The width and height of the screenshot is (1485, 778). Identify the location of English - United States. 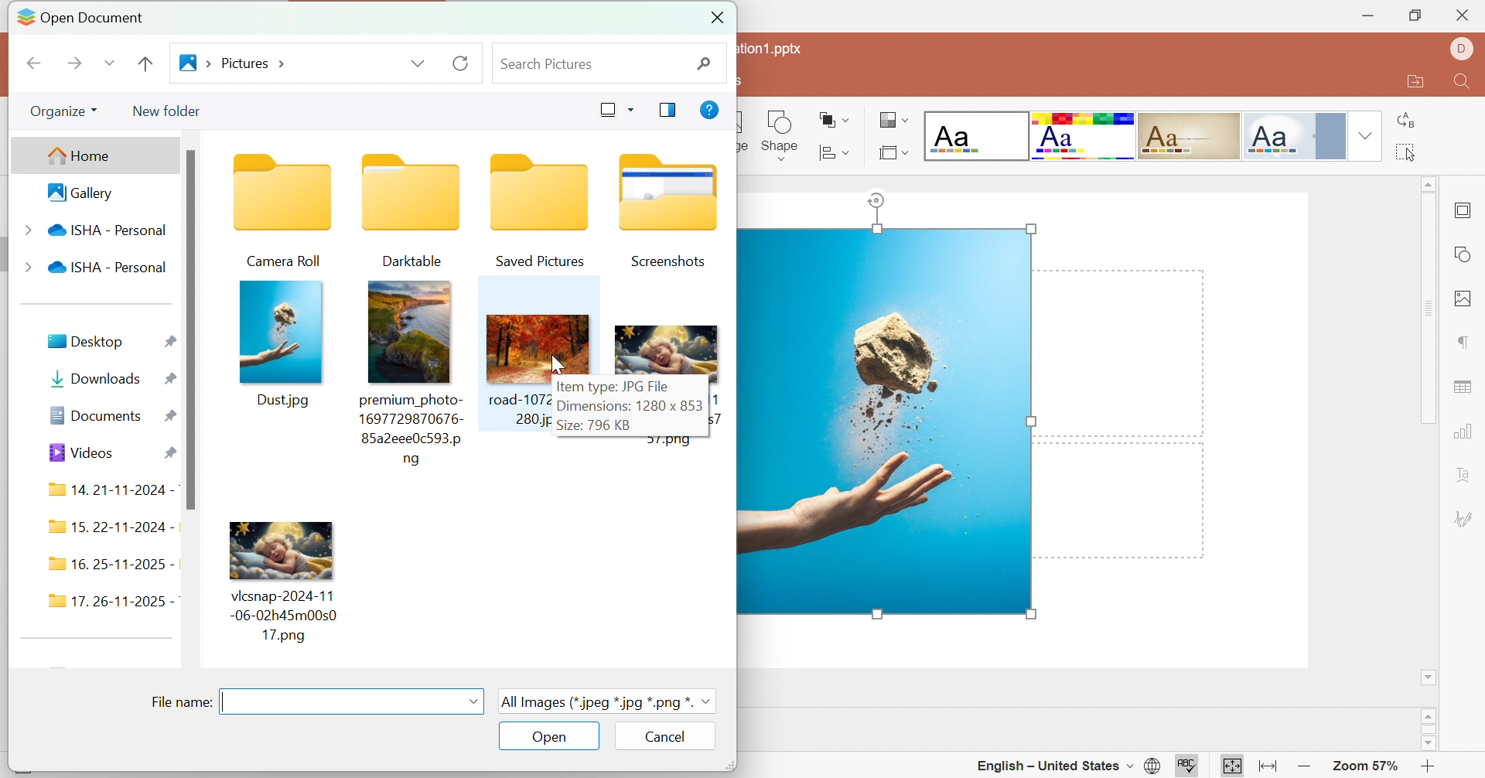
(1049, 766).